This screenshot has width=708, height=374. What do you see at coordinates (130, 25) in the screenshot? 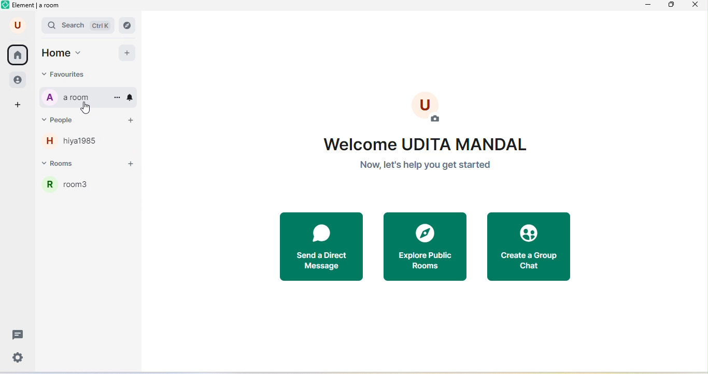
I see `navigator` at bounding box center [130, 25].